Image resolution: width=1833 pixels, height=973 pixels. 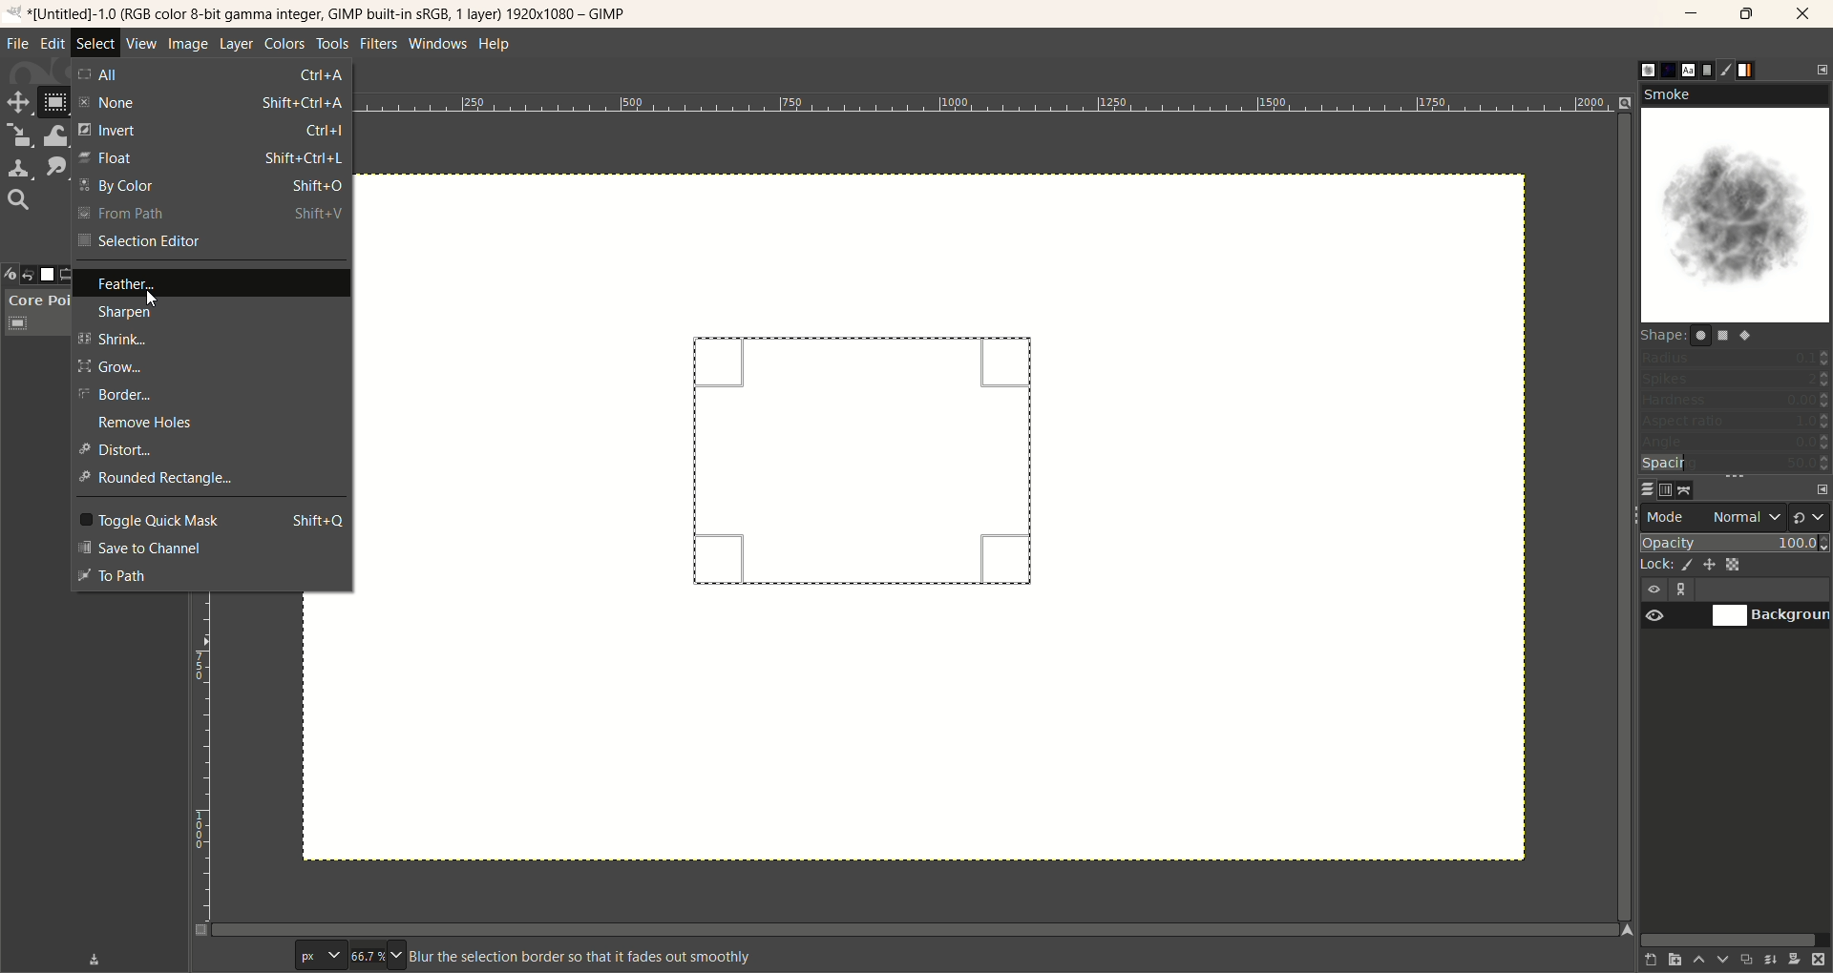 What do you see at coordinates (1793, 962) in the screenshot?
I see `add a mask` at bounding box center [1793, 962].